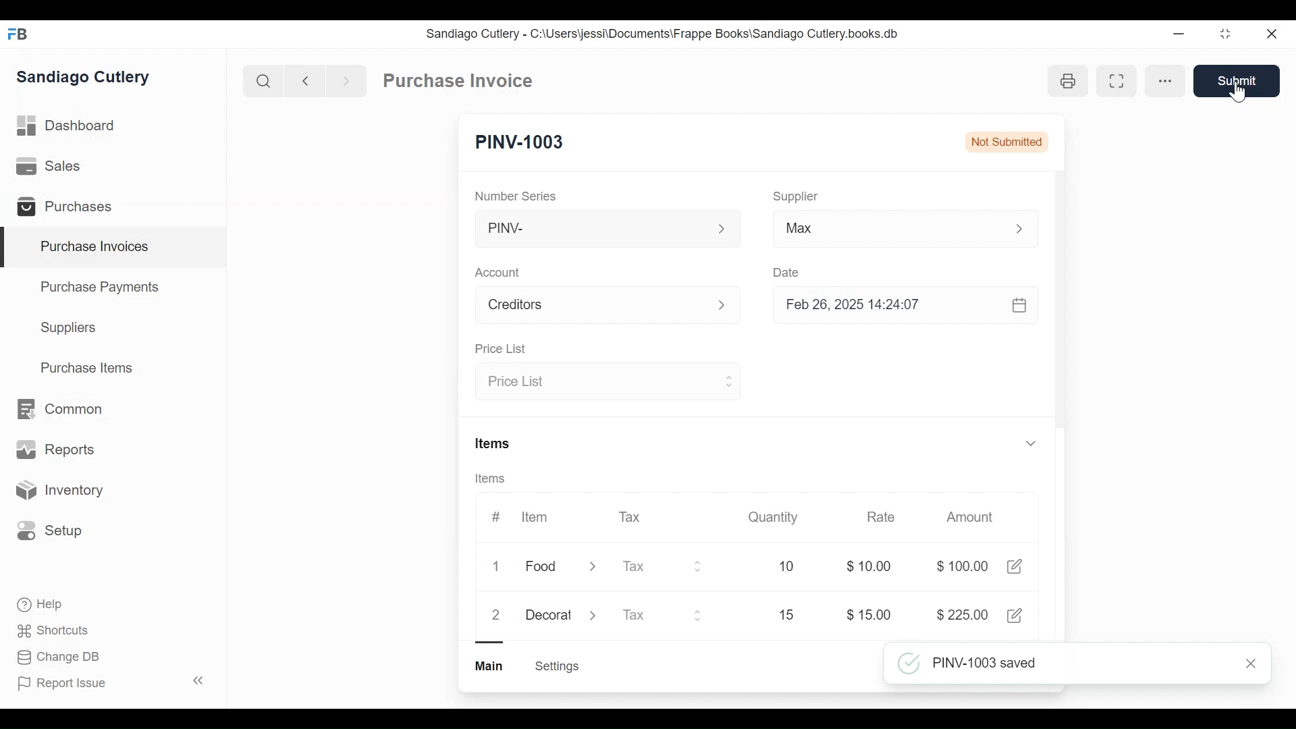 Image resolution: width=1296 pixels, height=729 pixels. Describe the element at coordinates (55, 452) in the screenshot. I see `Reports` at that location.